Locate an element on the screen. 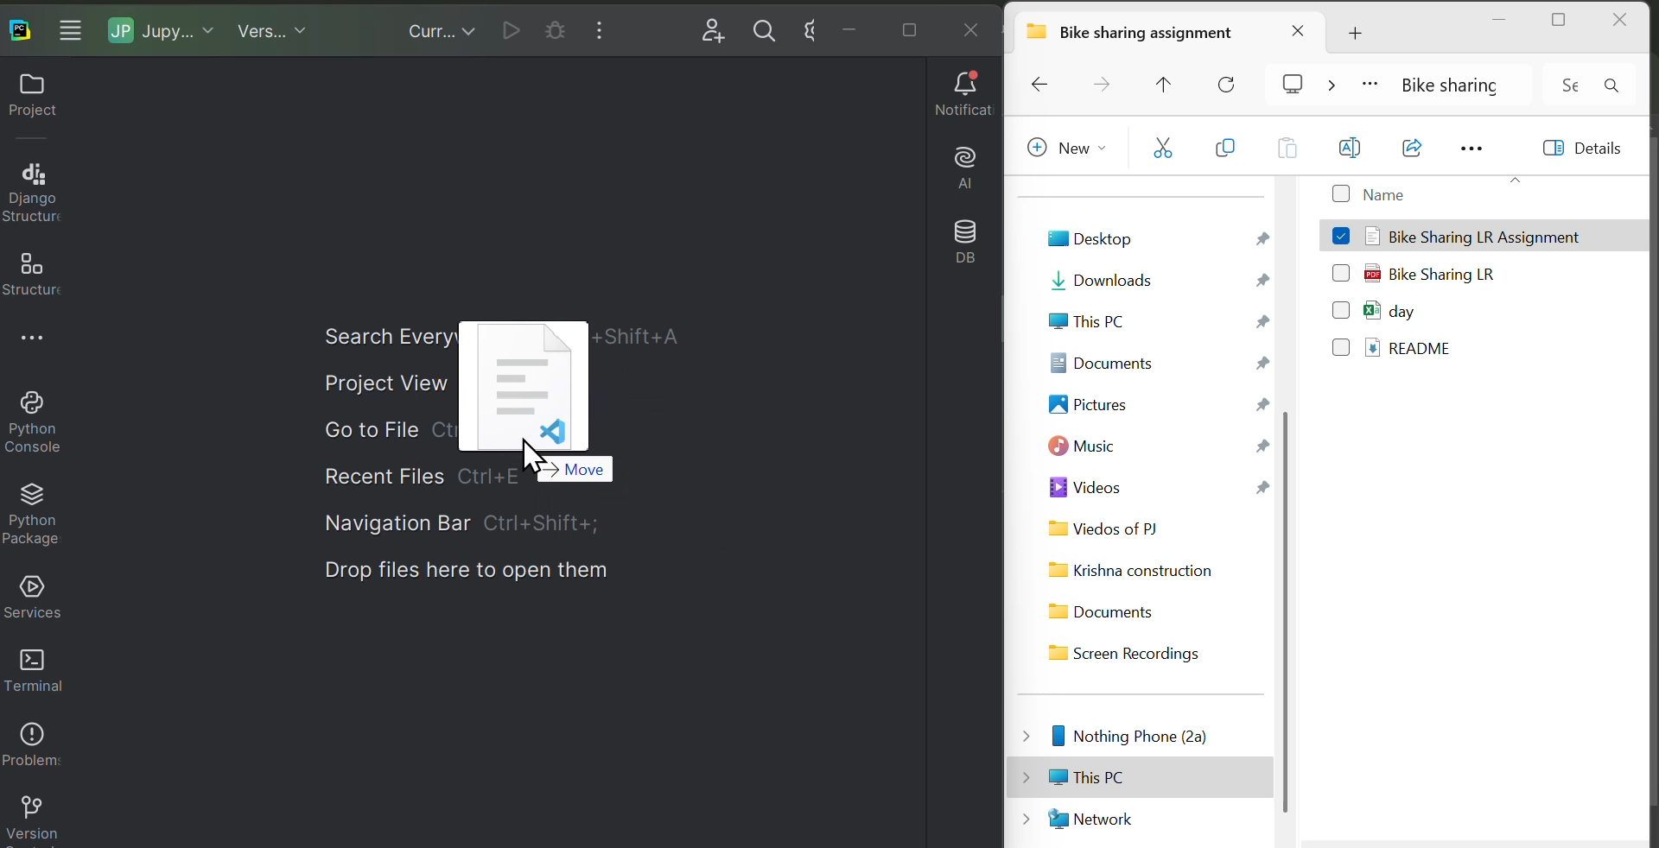 The width and height of the screenshot is (1659, 848).  is located at coordinates (1567, 85).